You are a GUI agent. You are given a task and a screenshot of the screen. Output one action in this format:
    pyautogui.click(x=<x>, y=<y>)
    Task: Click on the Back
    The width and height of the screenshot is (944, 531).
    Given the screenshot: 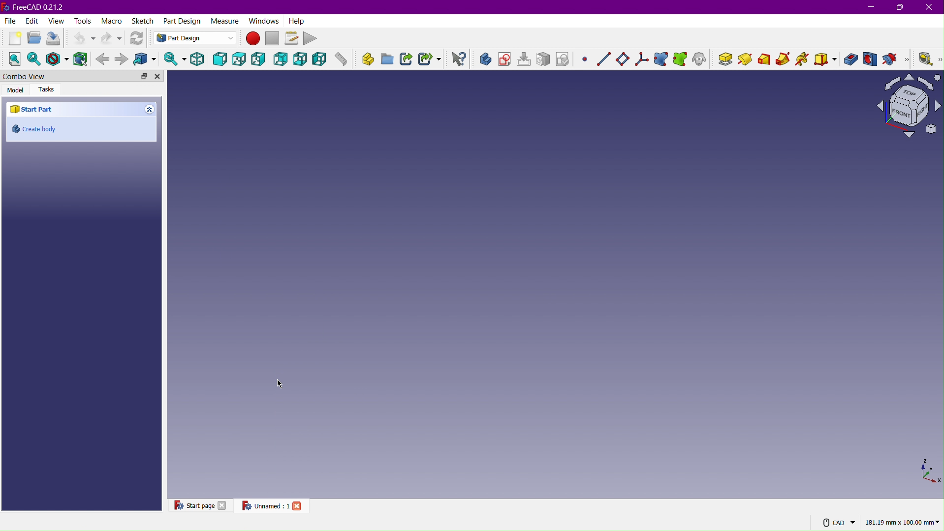 What is the action you would take?
    pyautogui.click(x=281, y=59)
    